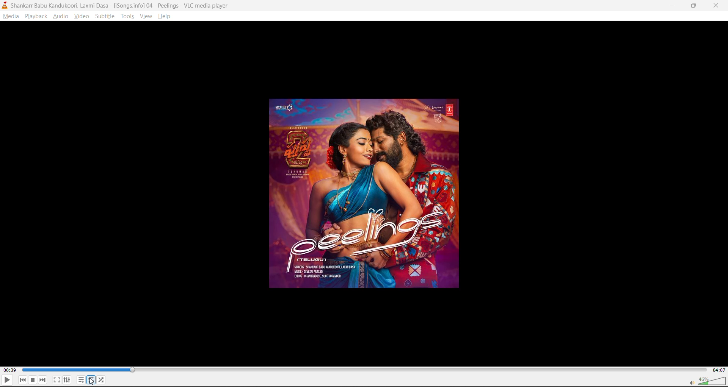 The width and height of the screenshot is (728, 387). What do you see at coordinates (7, 381) in the screenshot?
I see `play` at bounding box center [7, 381].